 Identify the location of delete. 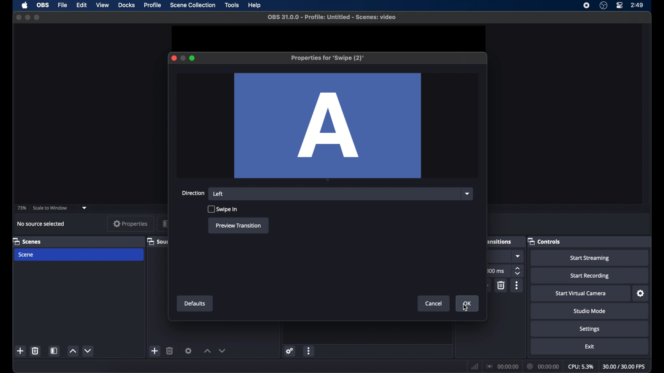
(35, 351).